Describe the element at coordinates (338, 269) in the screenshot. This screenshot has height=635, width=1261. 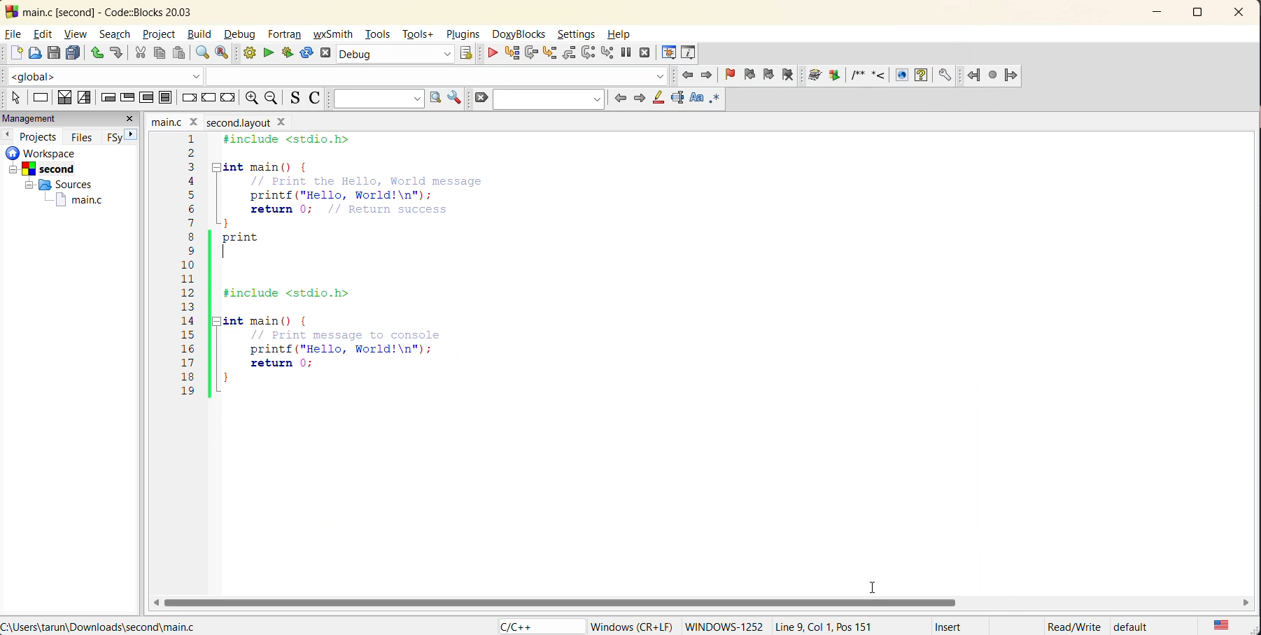
I see `#include <stdio.h> 2 3  int main() {4 Print the Hello, World message5) printf ("Hello, World!\n");6 return 0; Return success7 }8 print5 ||10112 | #include <stdio.h>1314 [Tint main() (15 Print message to console16 printf ("Hello, World!\n");17 return 0;18 ||}19` at that location.